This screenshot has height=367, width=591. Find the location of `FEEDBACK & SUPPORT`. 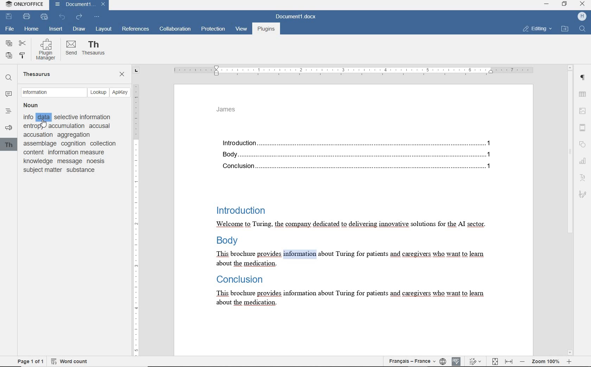

FEEDBACK & SUPPORT is located at coordinates (8, 127).